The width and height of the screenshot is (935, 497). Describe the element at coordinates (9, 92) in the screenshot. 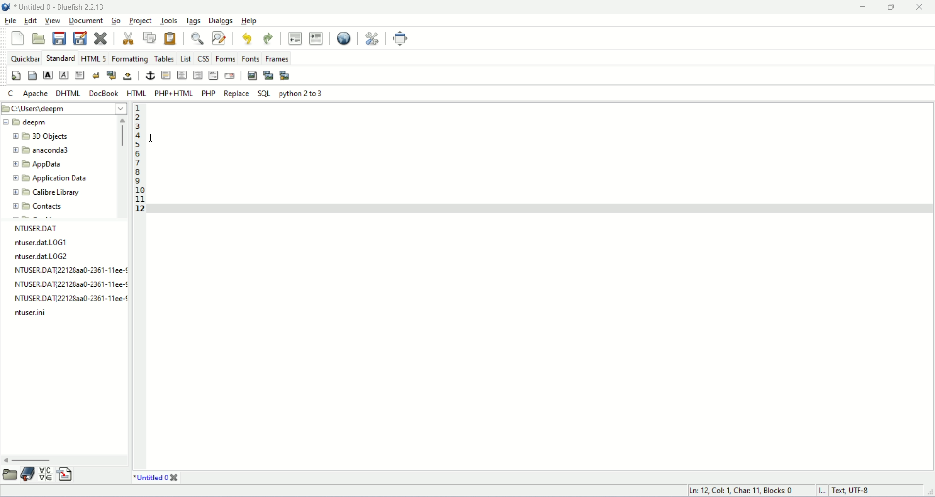

I see `c` at that location.